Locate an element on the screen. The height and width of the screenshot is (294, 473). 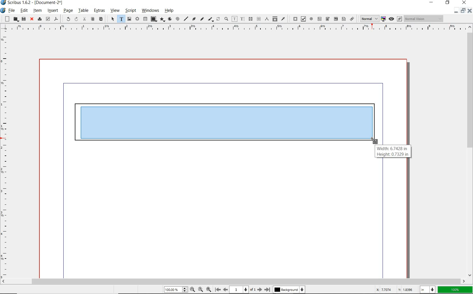
zoom level is located at coordinates (176, 290).